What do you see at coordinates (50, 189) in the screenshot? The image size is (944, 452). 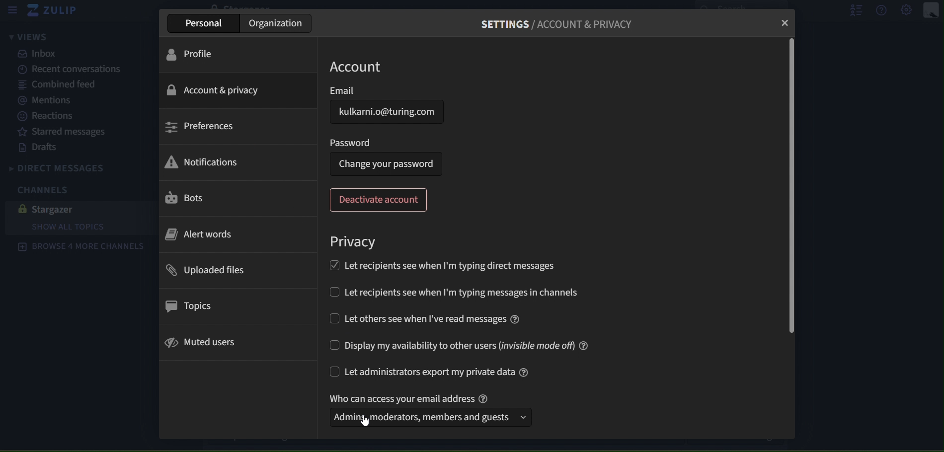 I see `channels` at bounding box center [50, 189].